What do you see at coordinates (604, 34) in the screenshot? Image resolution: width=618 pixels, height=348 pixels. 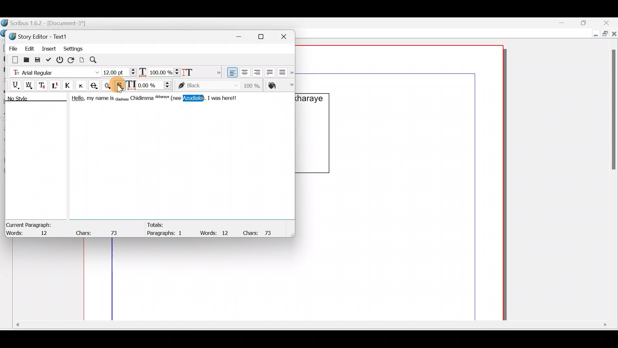 I see `Maximize` at bounding box center [604, 34].